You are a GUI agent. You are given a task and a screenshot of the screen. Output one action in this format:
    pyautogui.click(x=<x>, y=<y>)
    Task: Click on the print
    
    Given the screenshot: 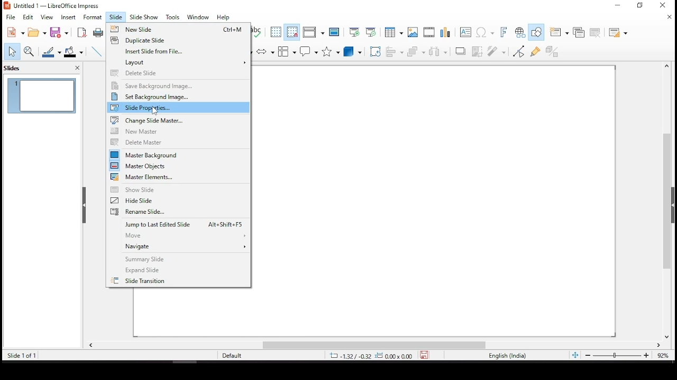 What is the action you would take?
    pyautogui.click(x=98, y=33)
    